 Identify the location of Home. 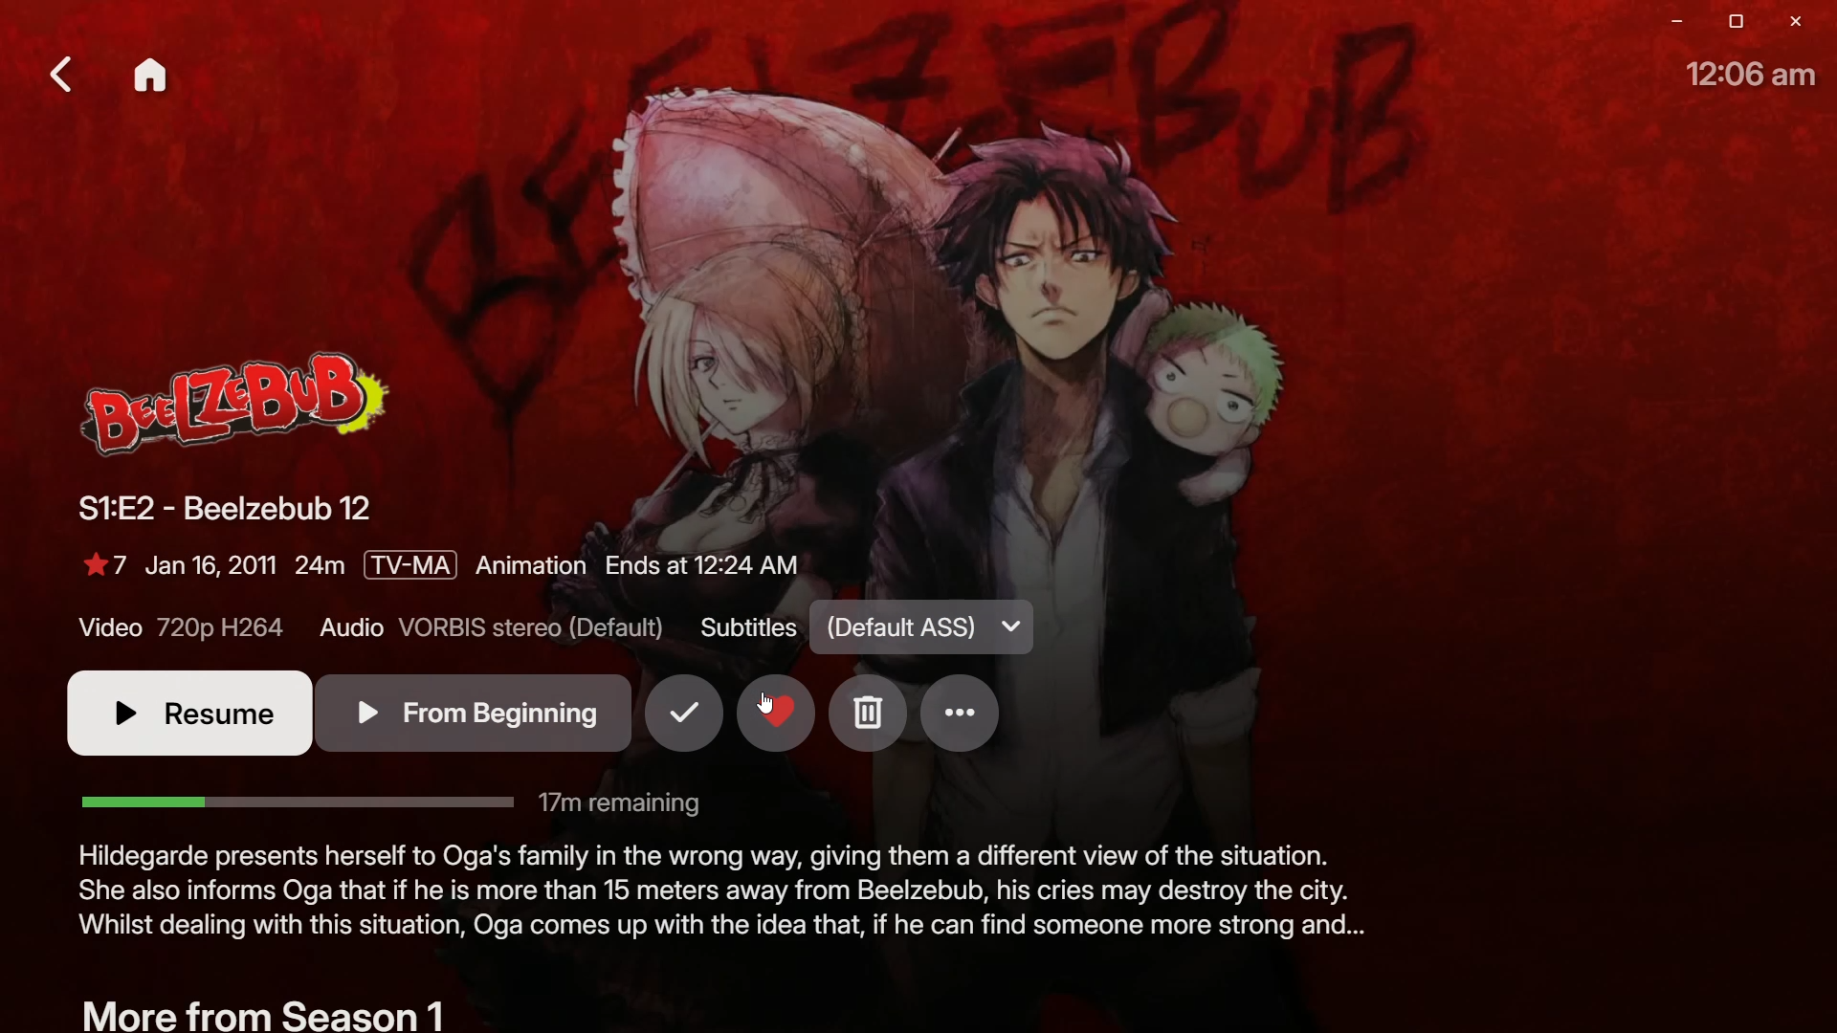
(155, 78).